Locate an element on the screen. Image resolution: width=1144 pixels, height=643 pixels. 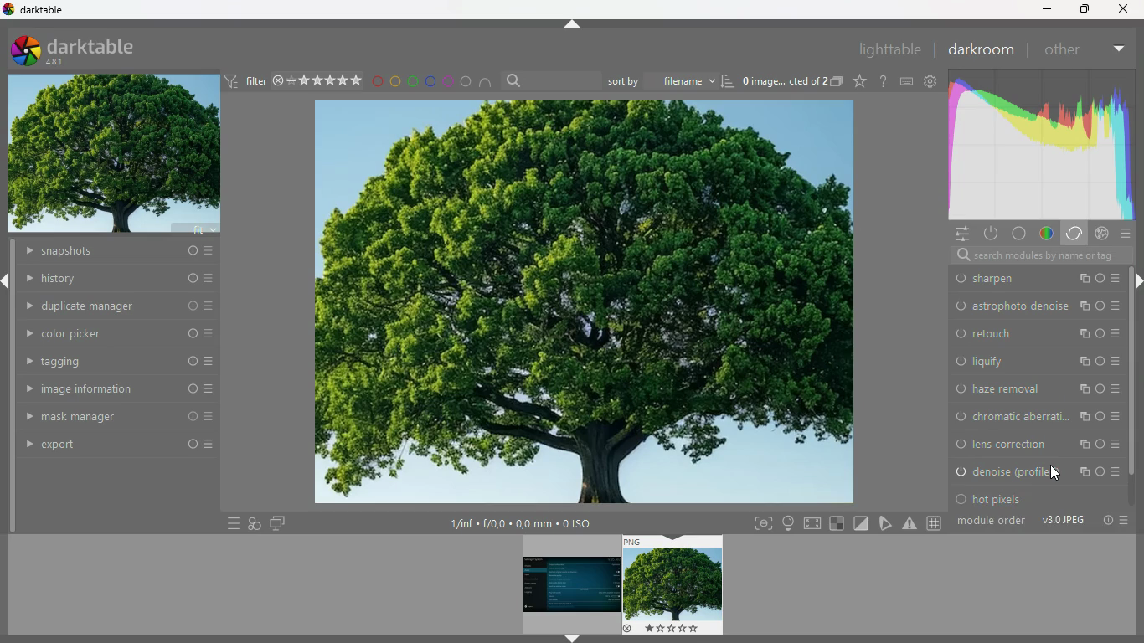
global chroma is located at coordinates (1032, 496).